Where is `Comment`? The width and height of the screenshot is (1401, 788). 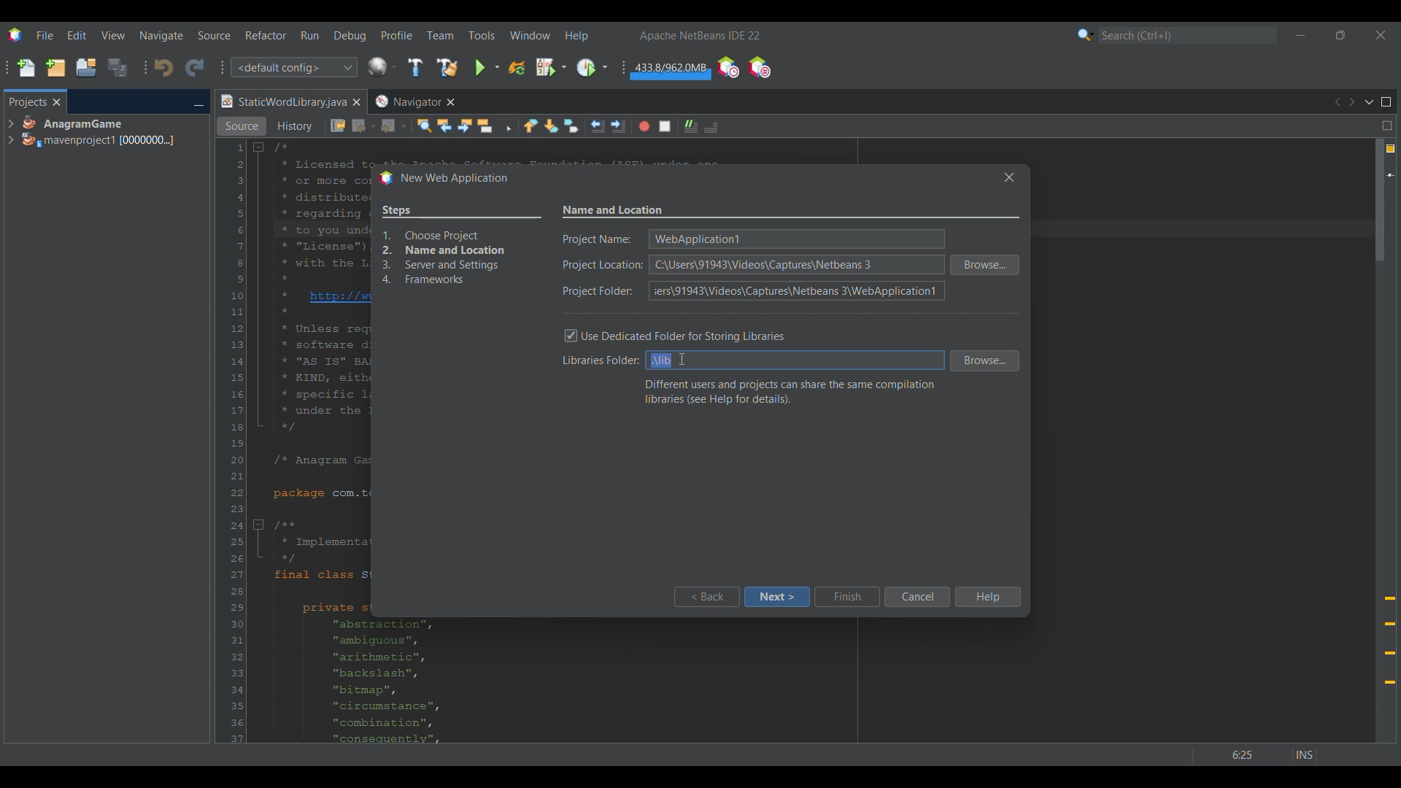
Comment is located at coordinates (711, 127).